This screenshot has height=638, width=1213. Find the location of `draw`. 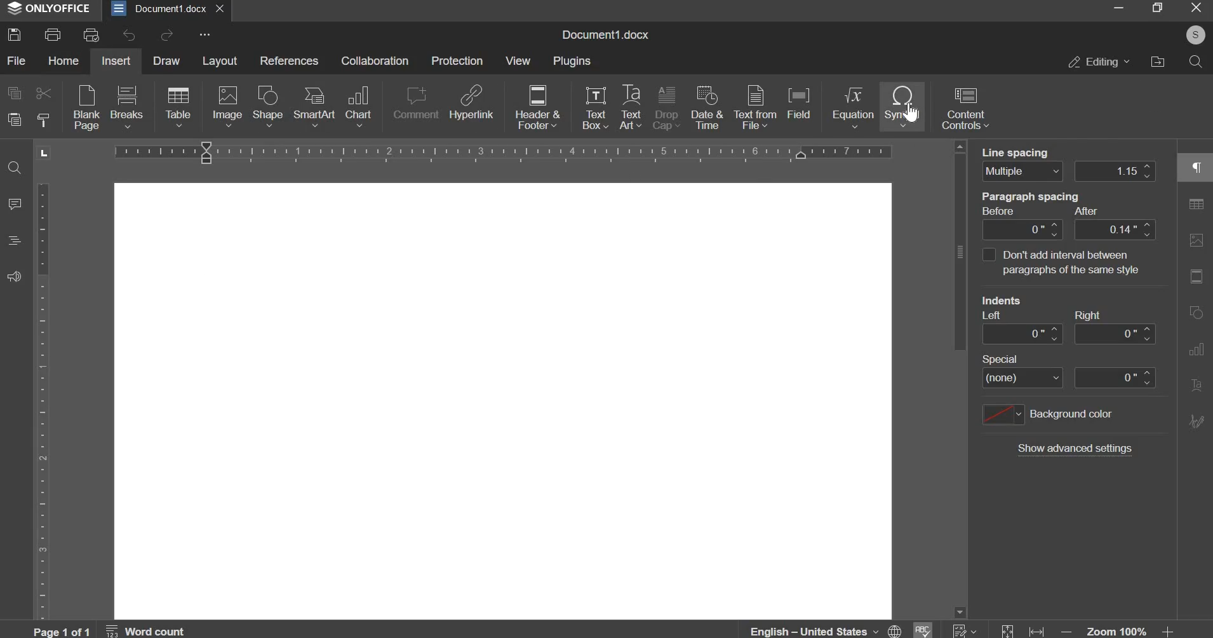

draw is located at coordinates (166, 60).